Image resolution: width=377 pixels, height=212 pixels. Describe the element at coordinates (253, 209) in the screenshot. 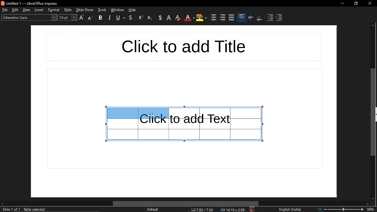

I see `save` at that location.